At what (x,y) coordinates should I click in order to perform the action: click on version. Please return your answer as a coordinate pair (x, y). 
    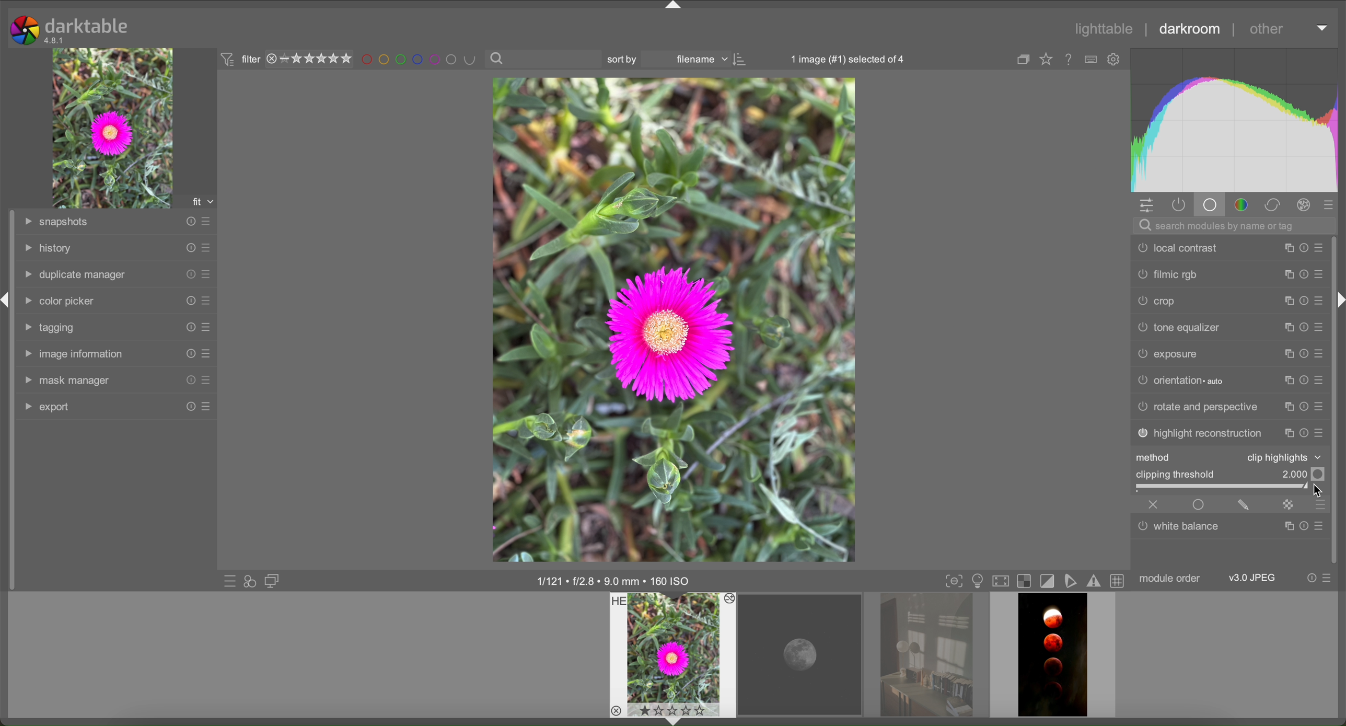
    Looking at the image, I should click on (55, 40).